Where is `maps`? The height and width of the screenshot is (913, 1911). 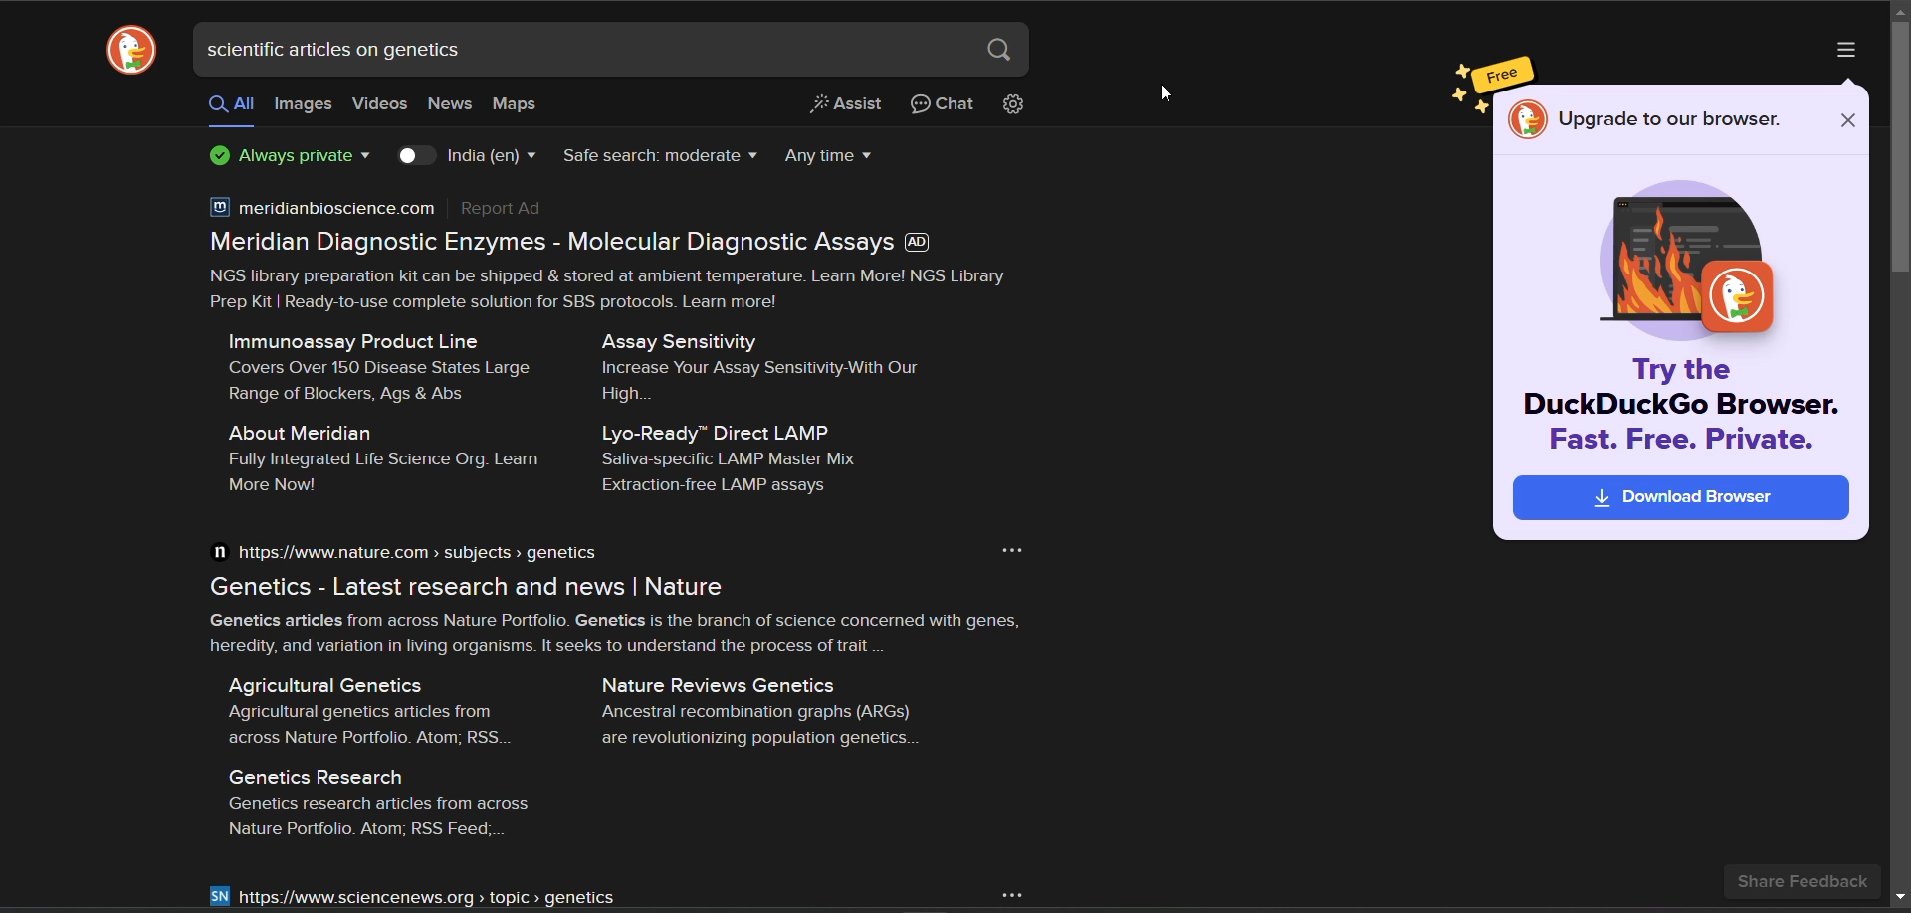
maps is located at coordinates (512, 106).